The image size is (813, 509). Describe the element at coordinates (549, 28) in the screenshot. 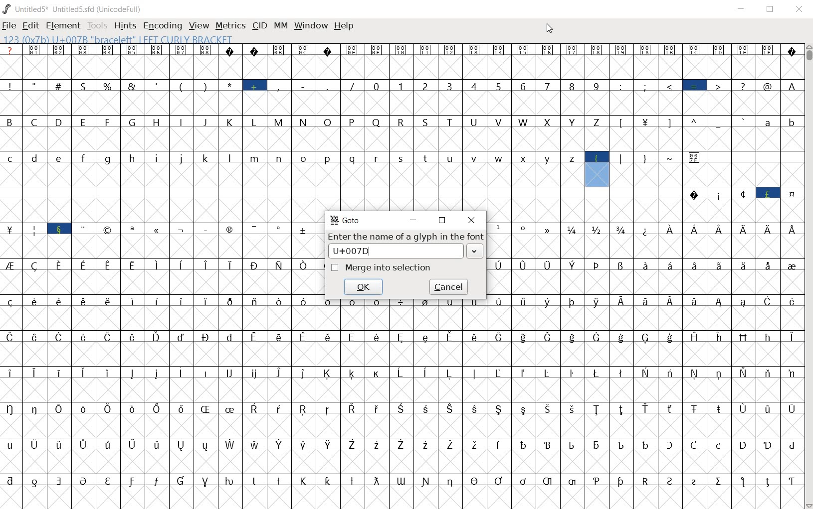

I see `CURSOR` at that location.